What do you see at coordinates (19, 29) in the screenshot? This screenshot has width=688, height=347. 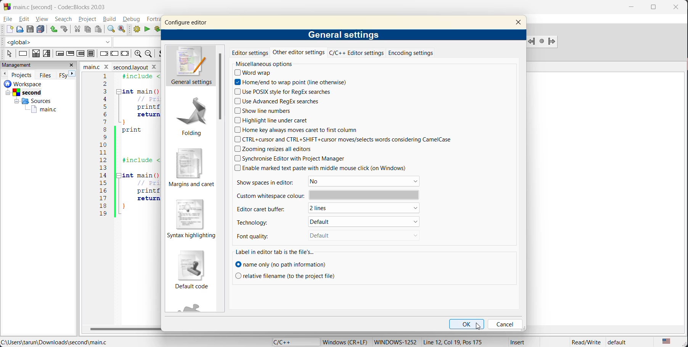 I see `open` at bounding box center [19, 29].